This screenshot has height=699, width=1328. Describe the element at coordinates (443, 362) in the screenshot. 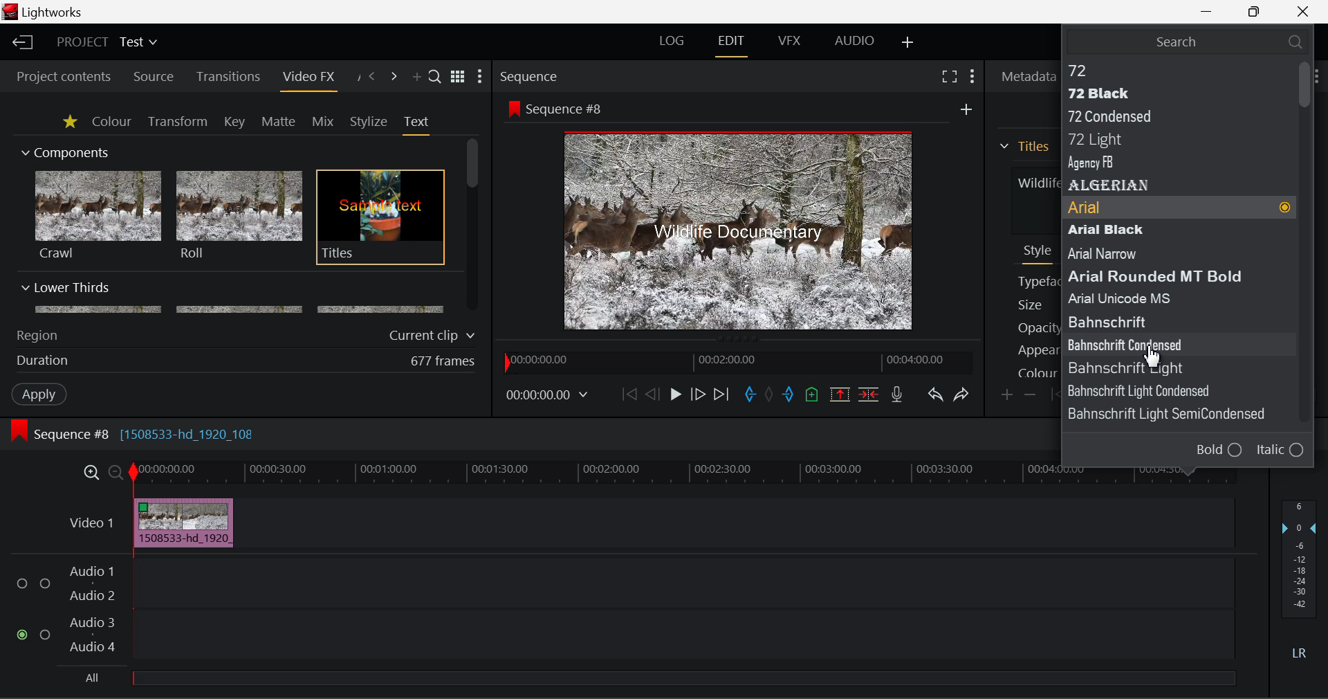

I see `677 frames` at that location.